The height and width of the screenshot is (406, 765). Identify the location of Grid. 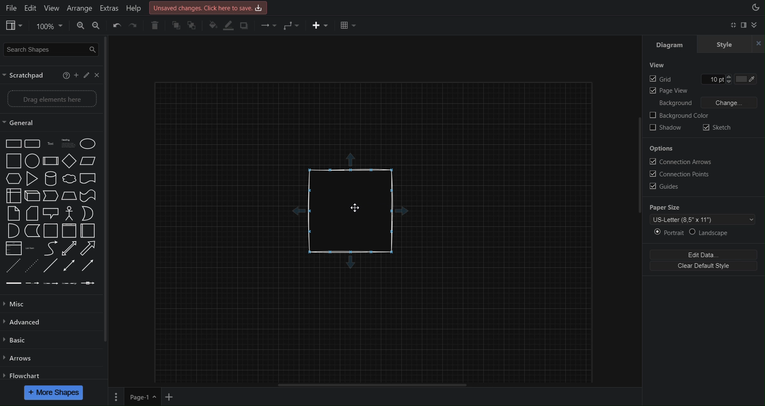
(661, 79).